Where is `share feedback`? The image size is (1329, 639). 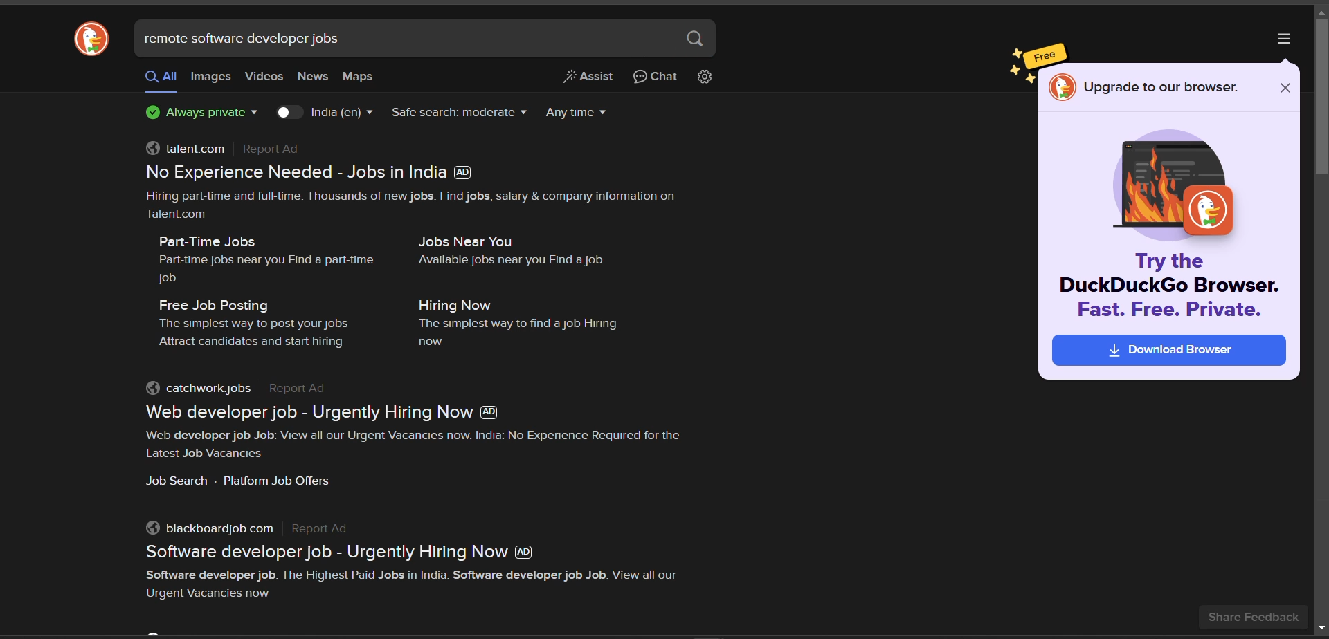
share feedback is located at coordinates (1250, 619).